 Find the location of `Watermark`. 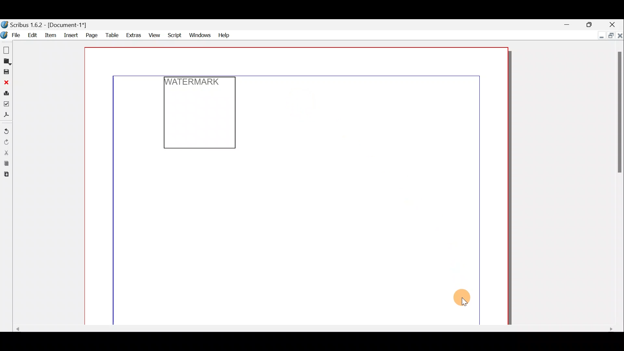

Watermark is located at coordinates (195, 83).